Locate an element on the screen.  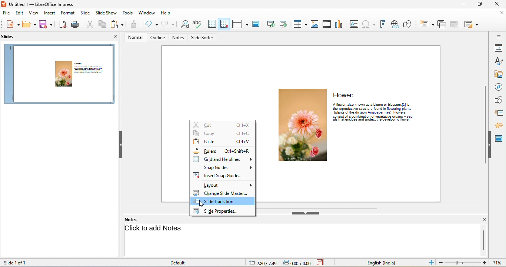
show draw function is located at coordinates (409, 24).